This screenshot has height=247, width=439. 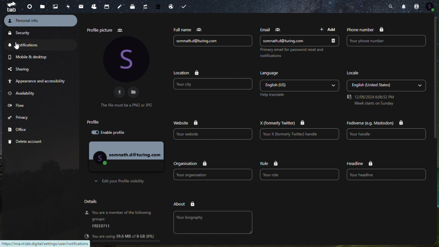 What do you see at coordinates (273, 95) in the screenshot?
I see `Help translate` at bounding box center [273, 95].